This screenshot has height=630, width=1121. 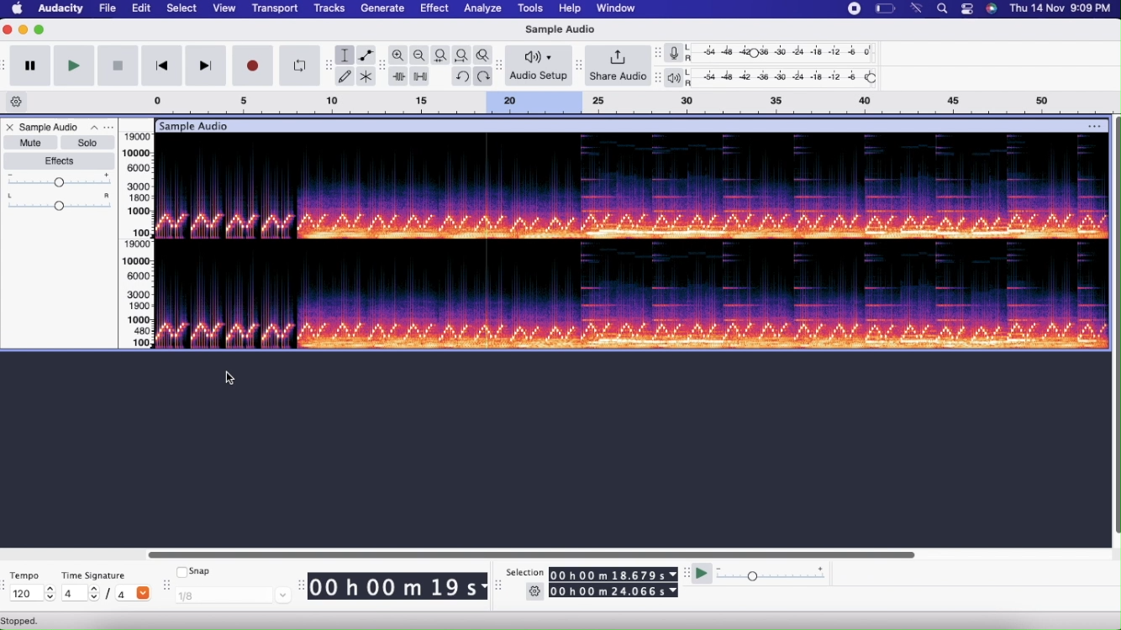 I want to click on Sample Audio, so click(x=560, y=32).